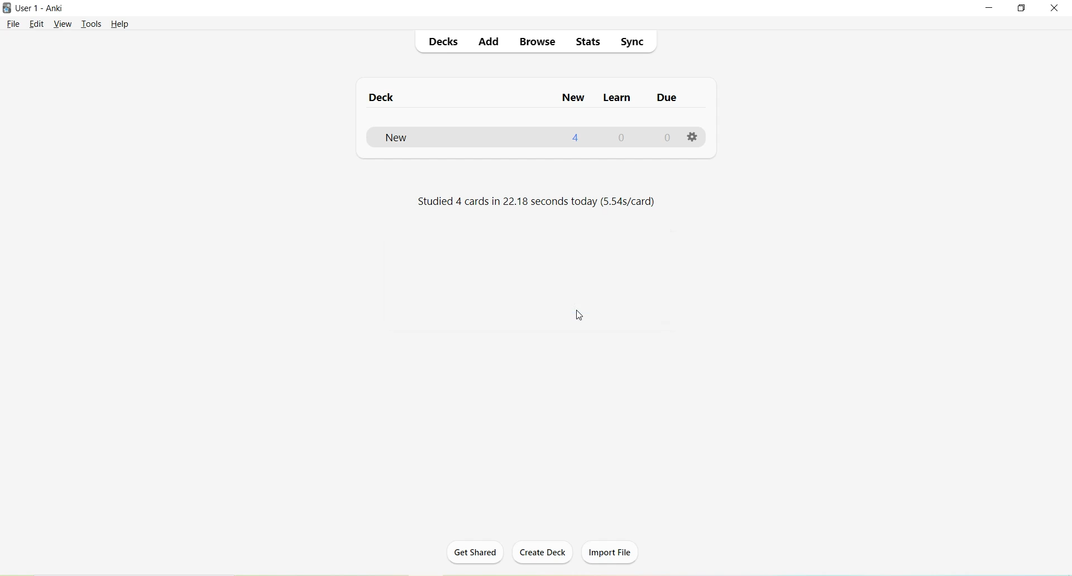 The height and width of the screenshot is (576, 1072). What do you see at coordinates (382, 99) in the screenshot?
I see `Deck` at bounding box center [382, 99].